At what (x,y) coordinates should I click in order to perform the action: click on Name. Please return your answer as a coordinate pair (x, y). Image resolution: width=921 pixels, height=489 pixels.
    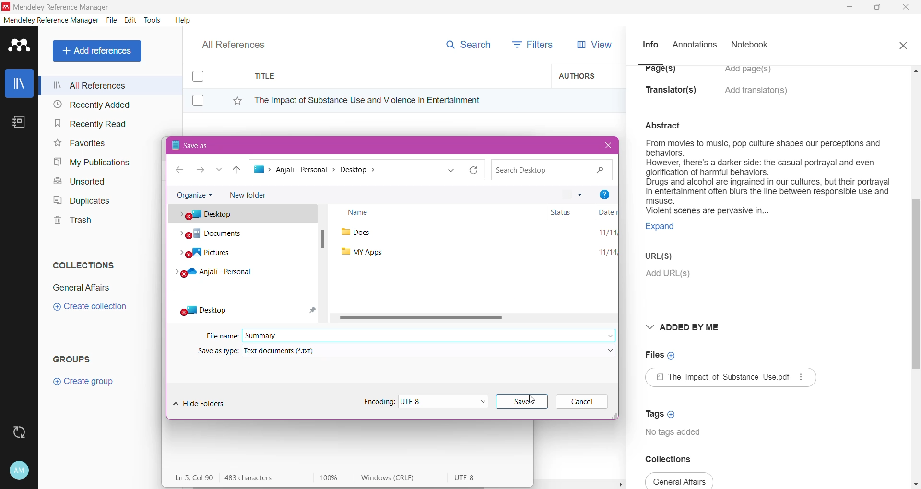
    Looking at the image, I should click on (437, 213).